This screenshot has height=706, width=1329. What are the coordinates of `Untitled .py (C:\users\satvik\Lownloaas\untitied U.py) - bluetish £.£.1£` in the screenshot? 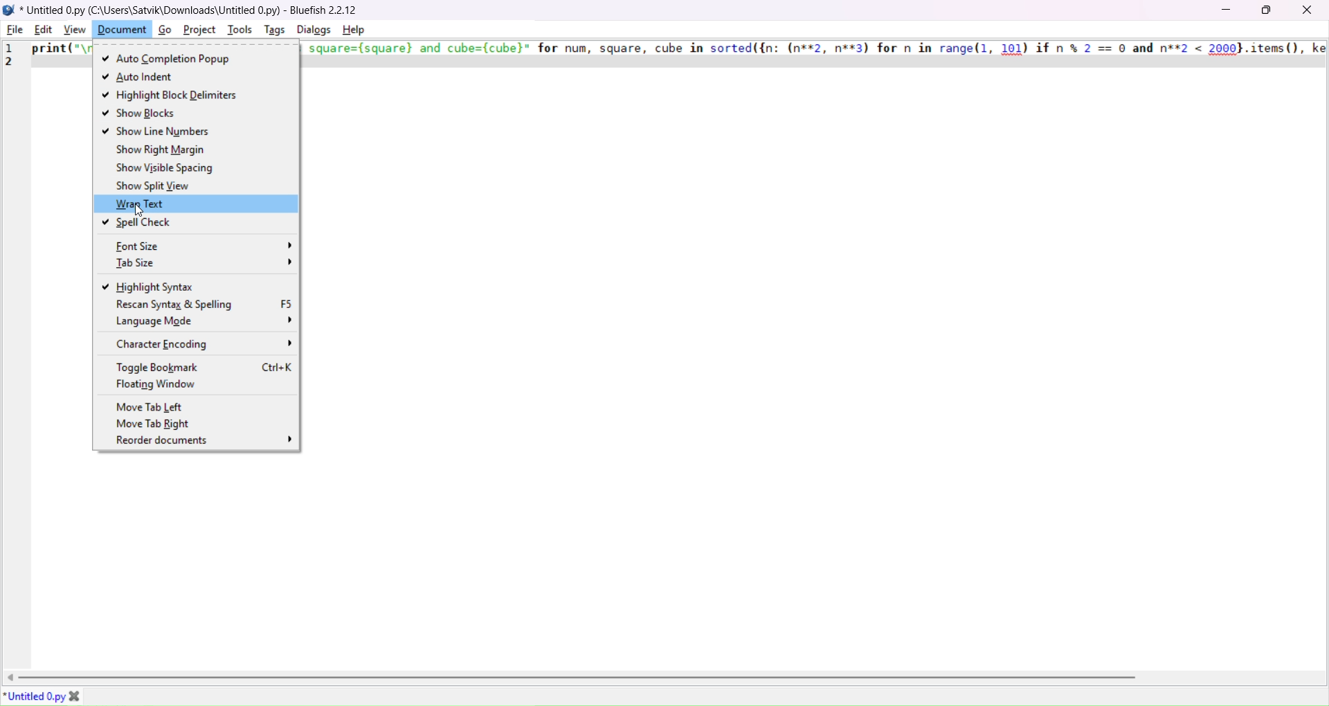 It's located at (195, 10).